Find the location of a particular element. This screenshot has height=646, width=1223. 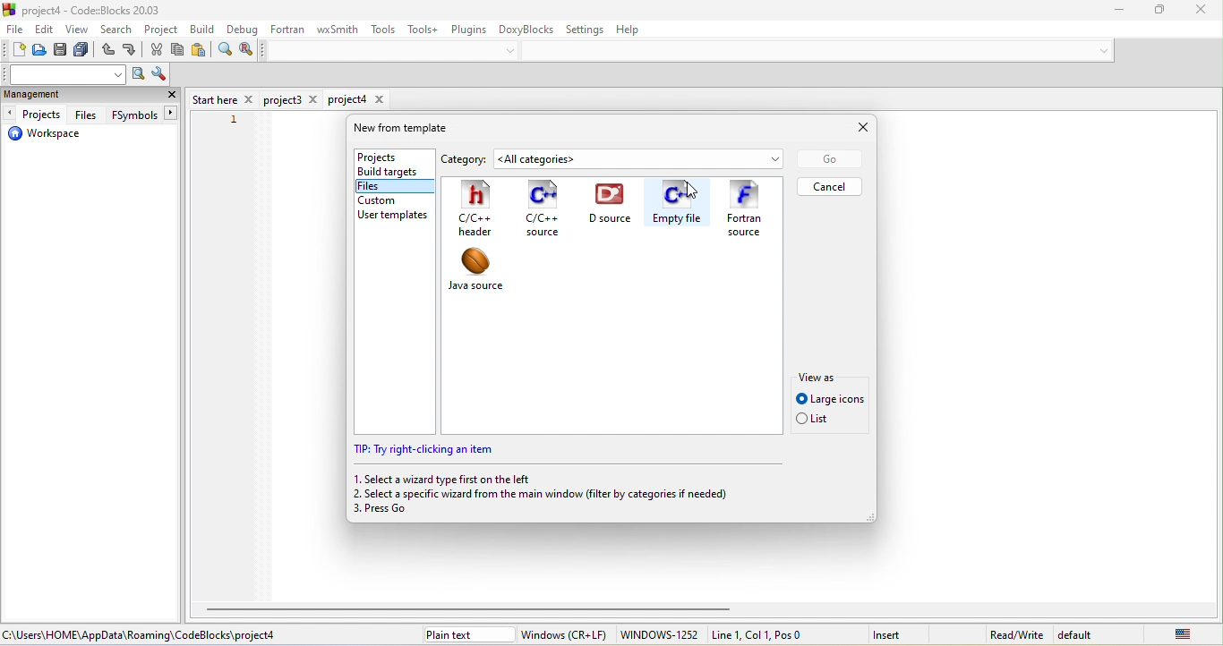

close is located at coordinates (852, 128).